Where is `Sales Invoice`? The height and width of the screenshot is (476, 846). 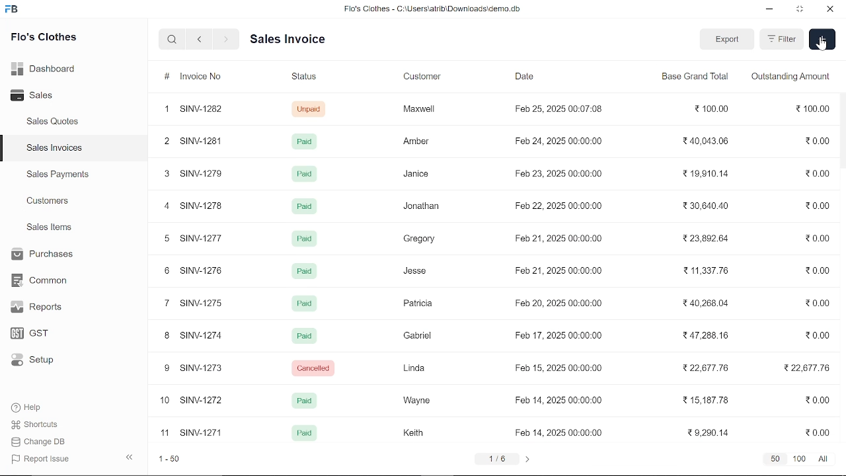
Sales Invoice is located at coordinates (297, 39).